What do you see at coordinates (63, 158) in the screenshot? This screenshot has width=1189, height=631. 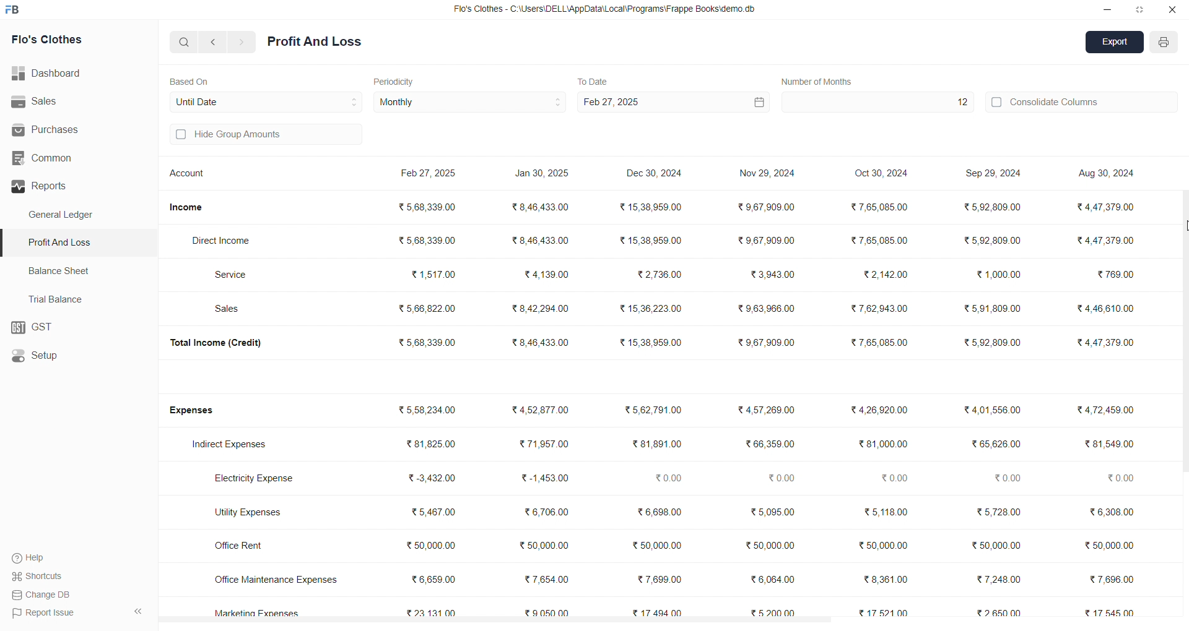 I see `Common` at bounding box center [63, 158].